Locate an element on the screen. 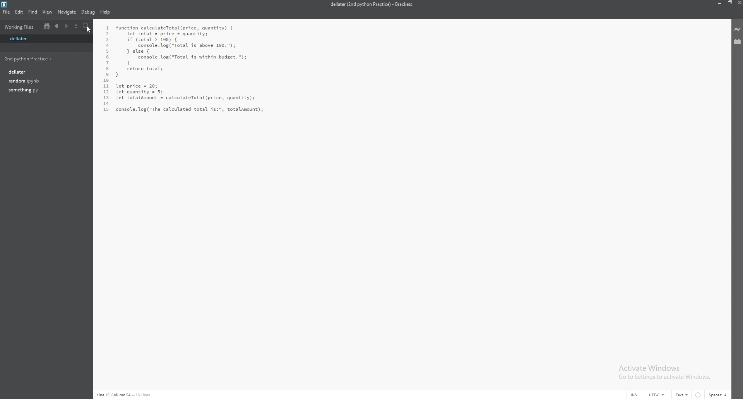 The width and height of the screenshot is (743, 399). 6 is located at coordinates (107, 57).